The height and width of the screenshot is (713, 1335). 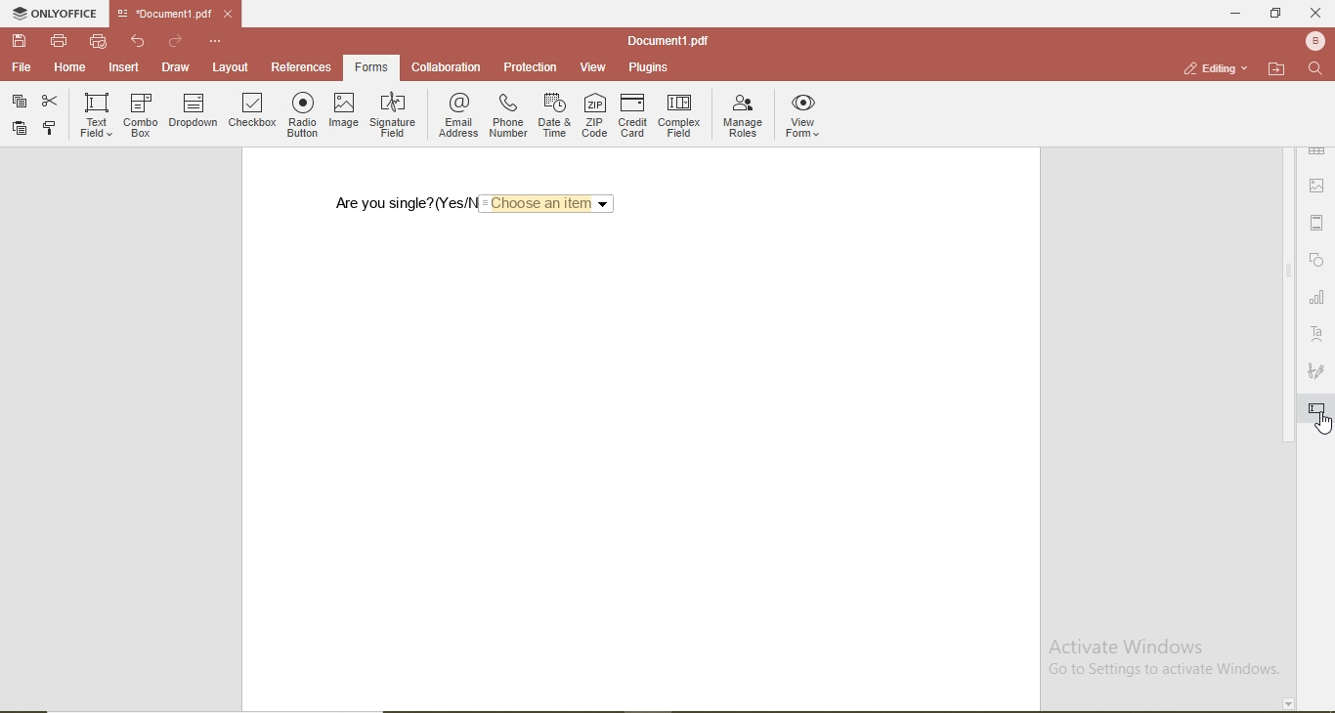 What do you see at coordinates (804, 117) in the screenshot?
I see `view forms` at bounding box center [804, 117].